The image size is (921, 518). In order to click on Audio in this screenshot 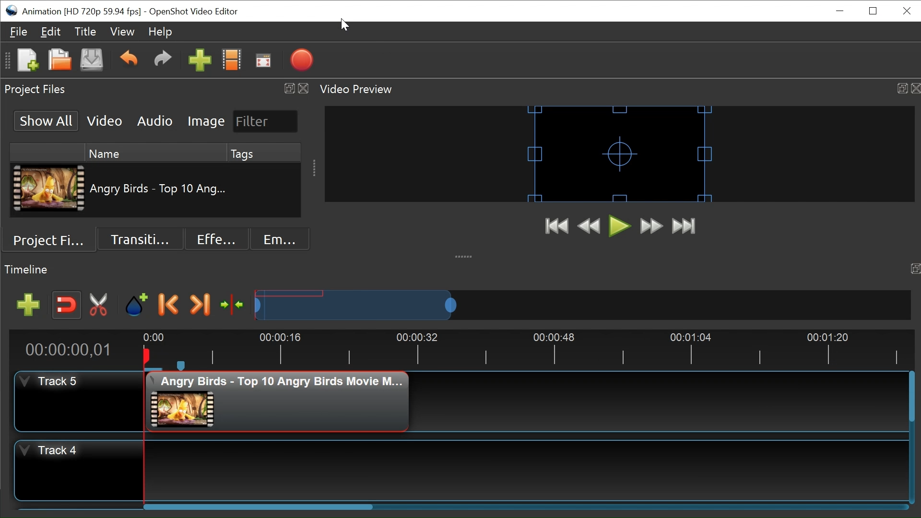, I will do `click(155, 122)`.